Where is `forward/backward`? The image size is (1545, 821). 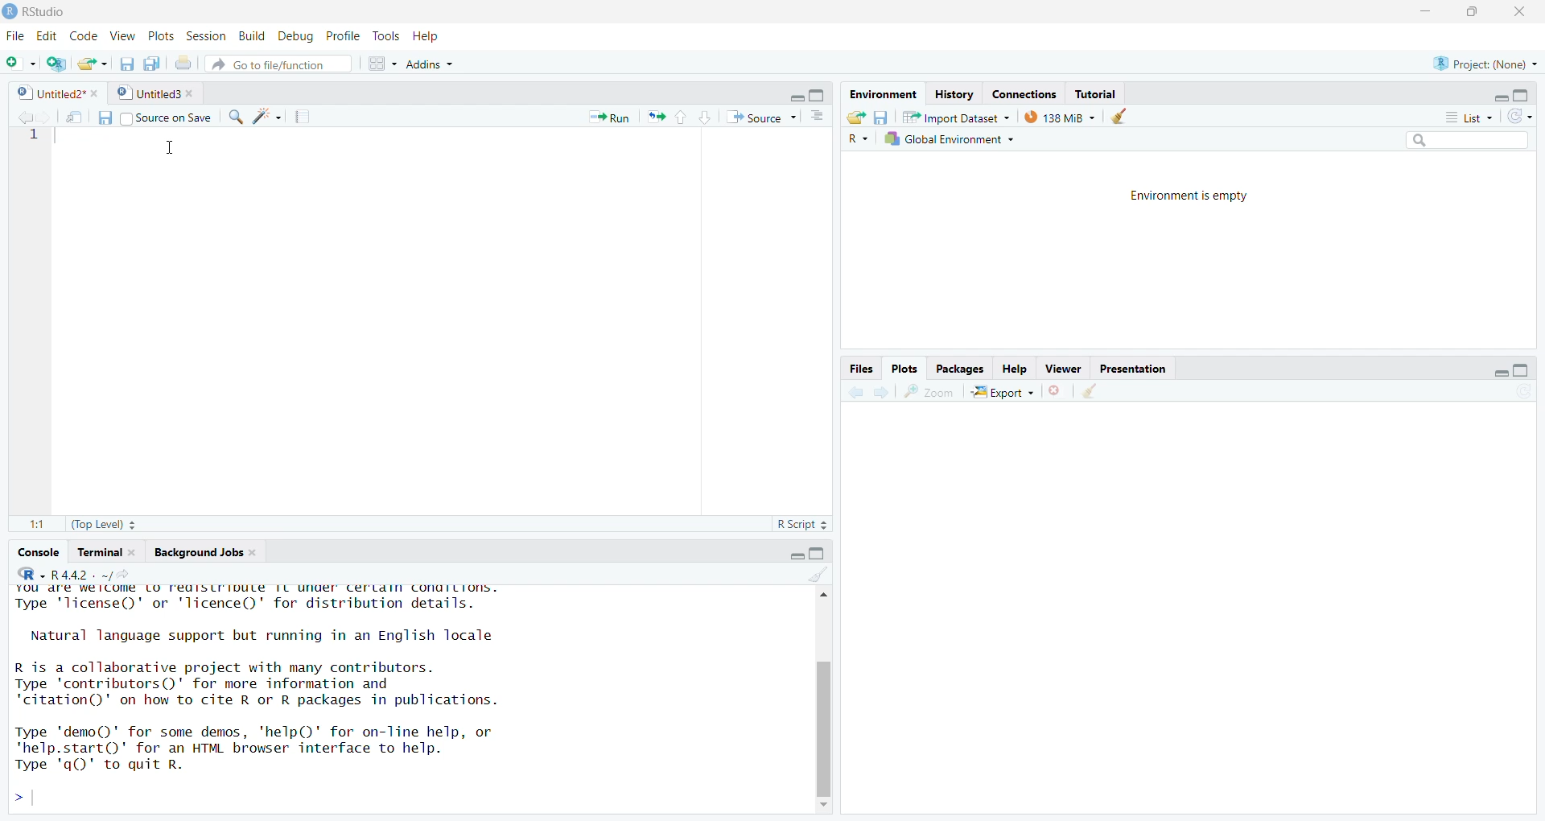
forward/backward is located at coordinates (867, 393).